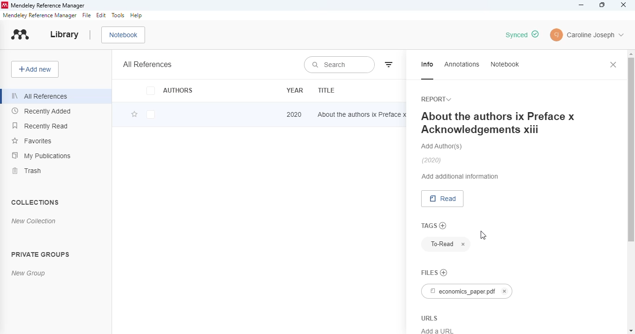 This screenshot has width=635, height=334. I want to click on cancel, so click(463, 244).